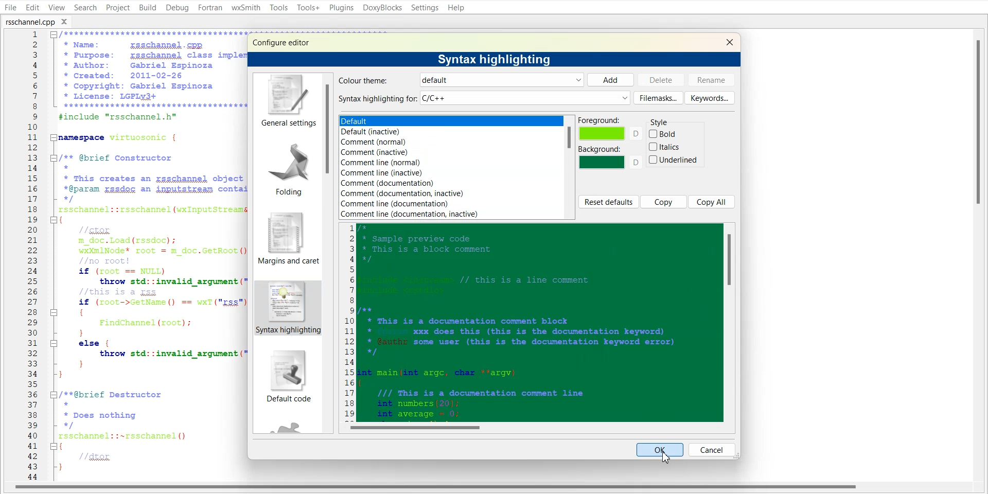 The width and height of the screenshot is (988, 494). I want to click on Copy, so click(664, 202).